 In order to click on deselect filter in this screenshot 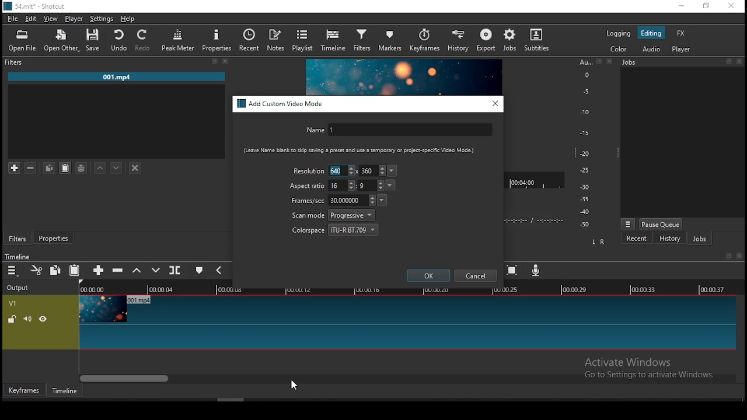, I will do `click(136, 169)`.